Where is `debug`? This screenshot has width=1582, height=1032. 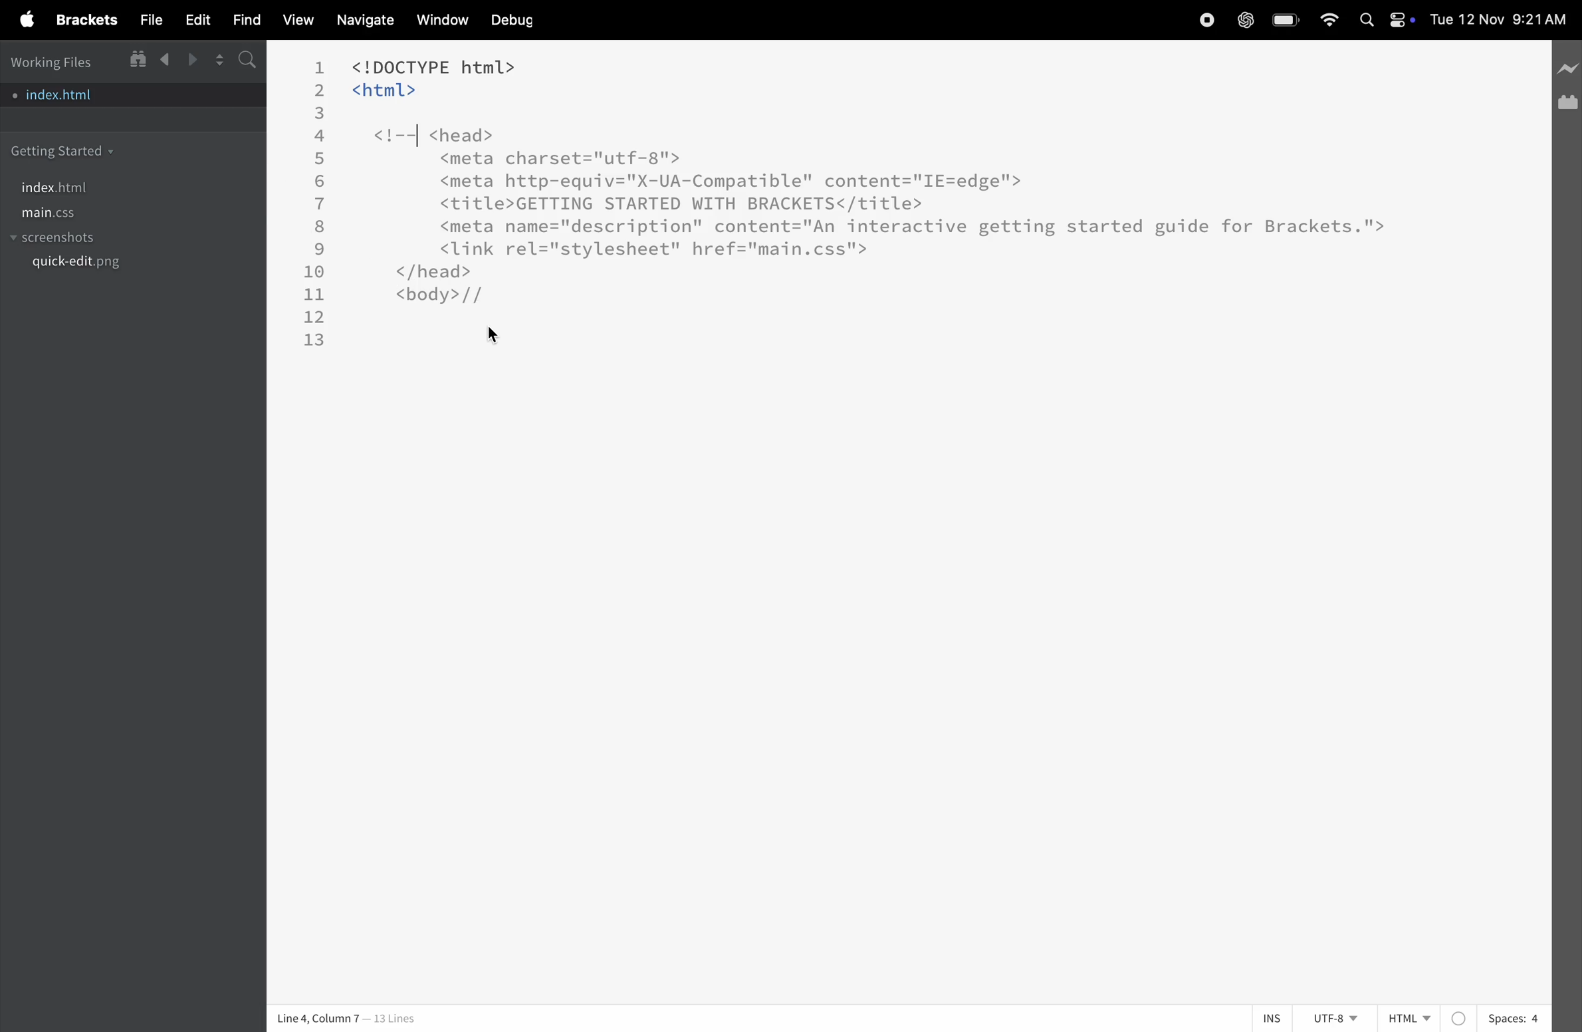
debug is located at coordinates (520, 18).